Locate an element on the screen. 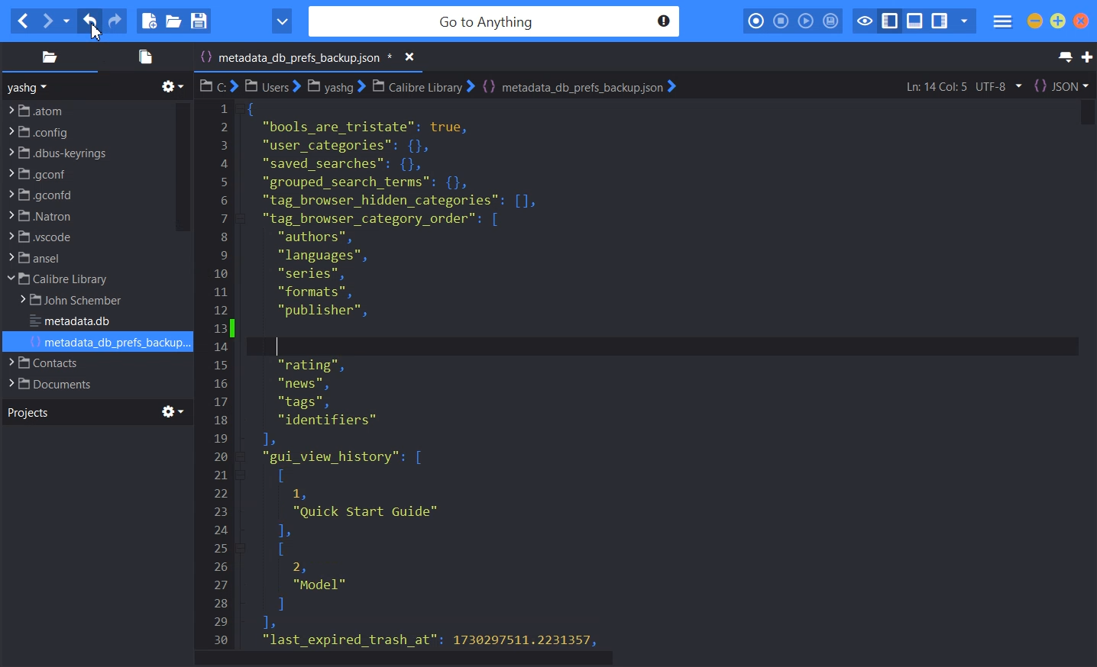 The width and height of the screenshot is (1097, 667). Redo last action is located at coordinates (114, 21).